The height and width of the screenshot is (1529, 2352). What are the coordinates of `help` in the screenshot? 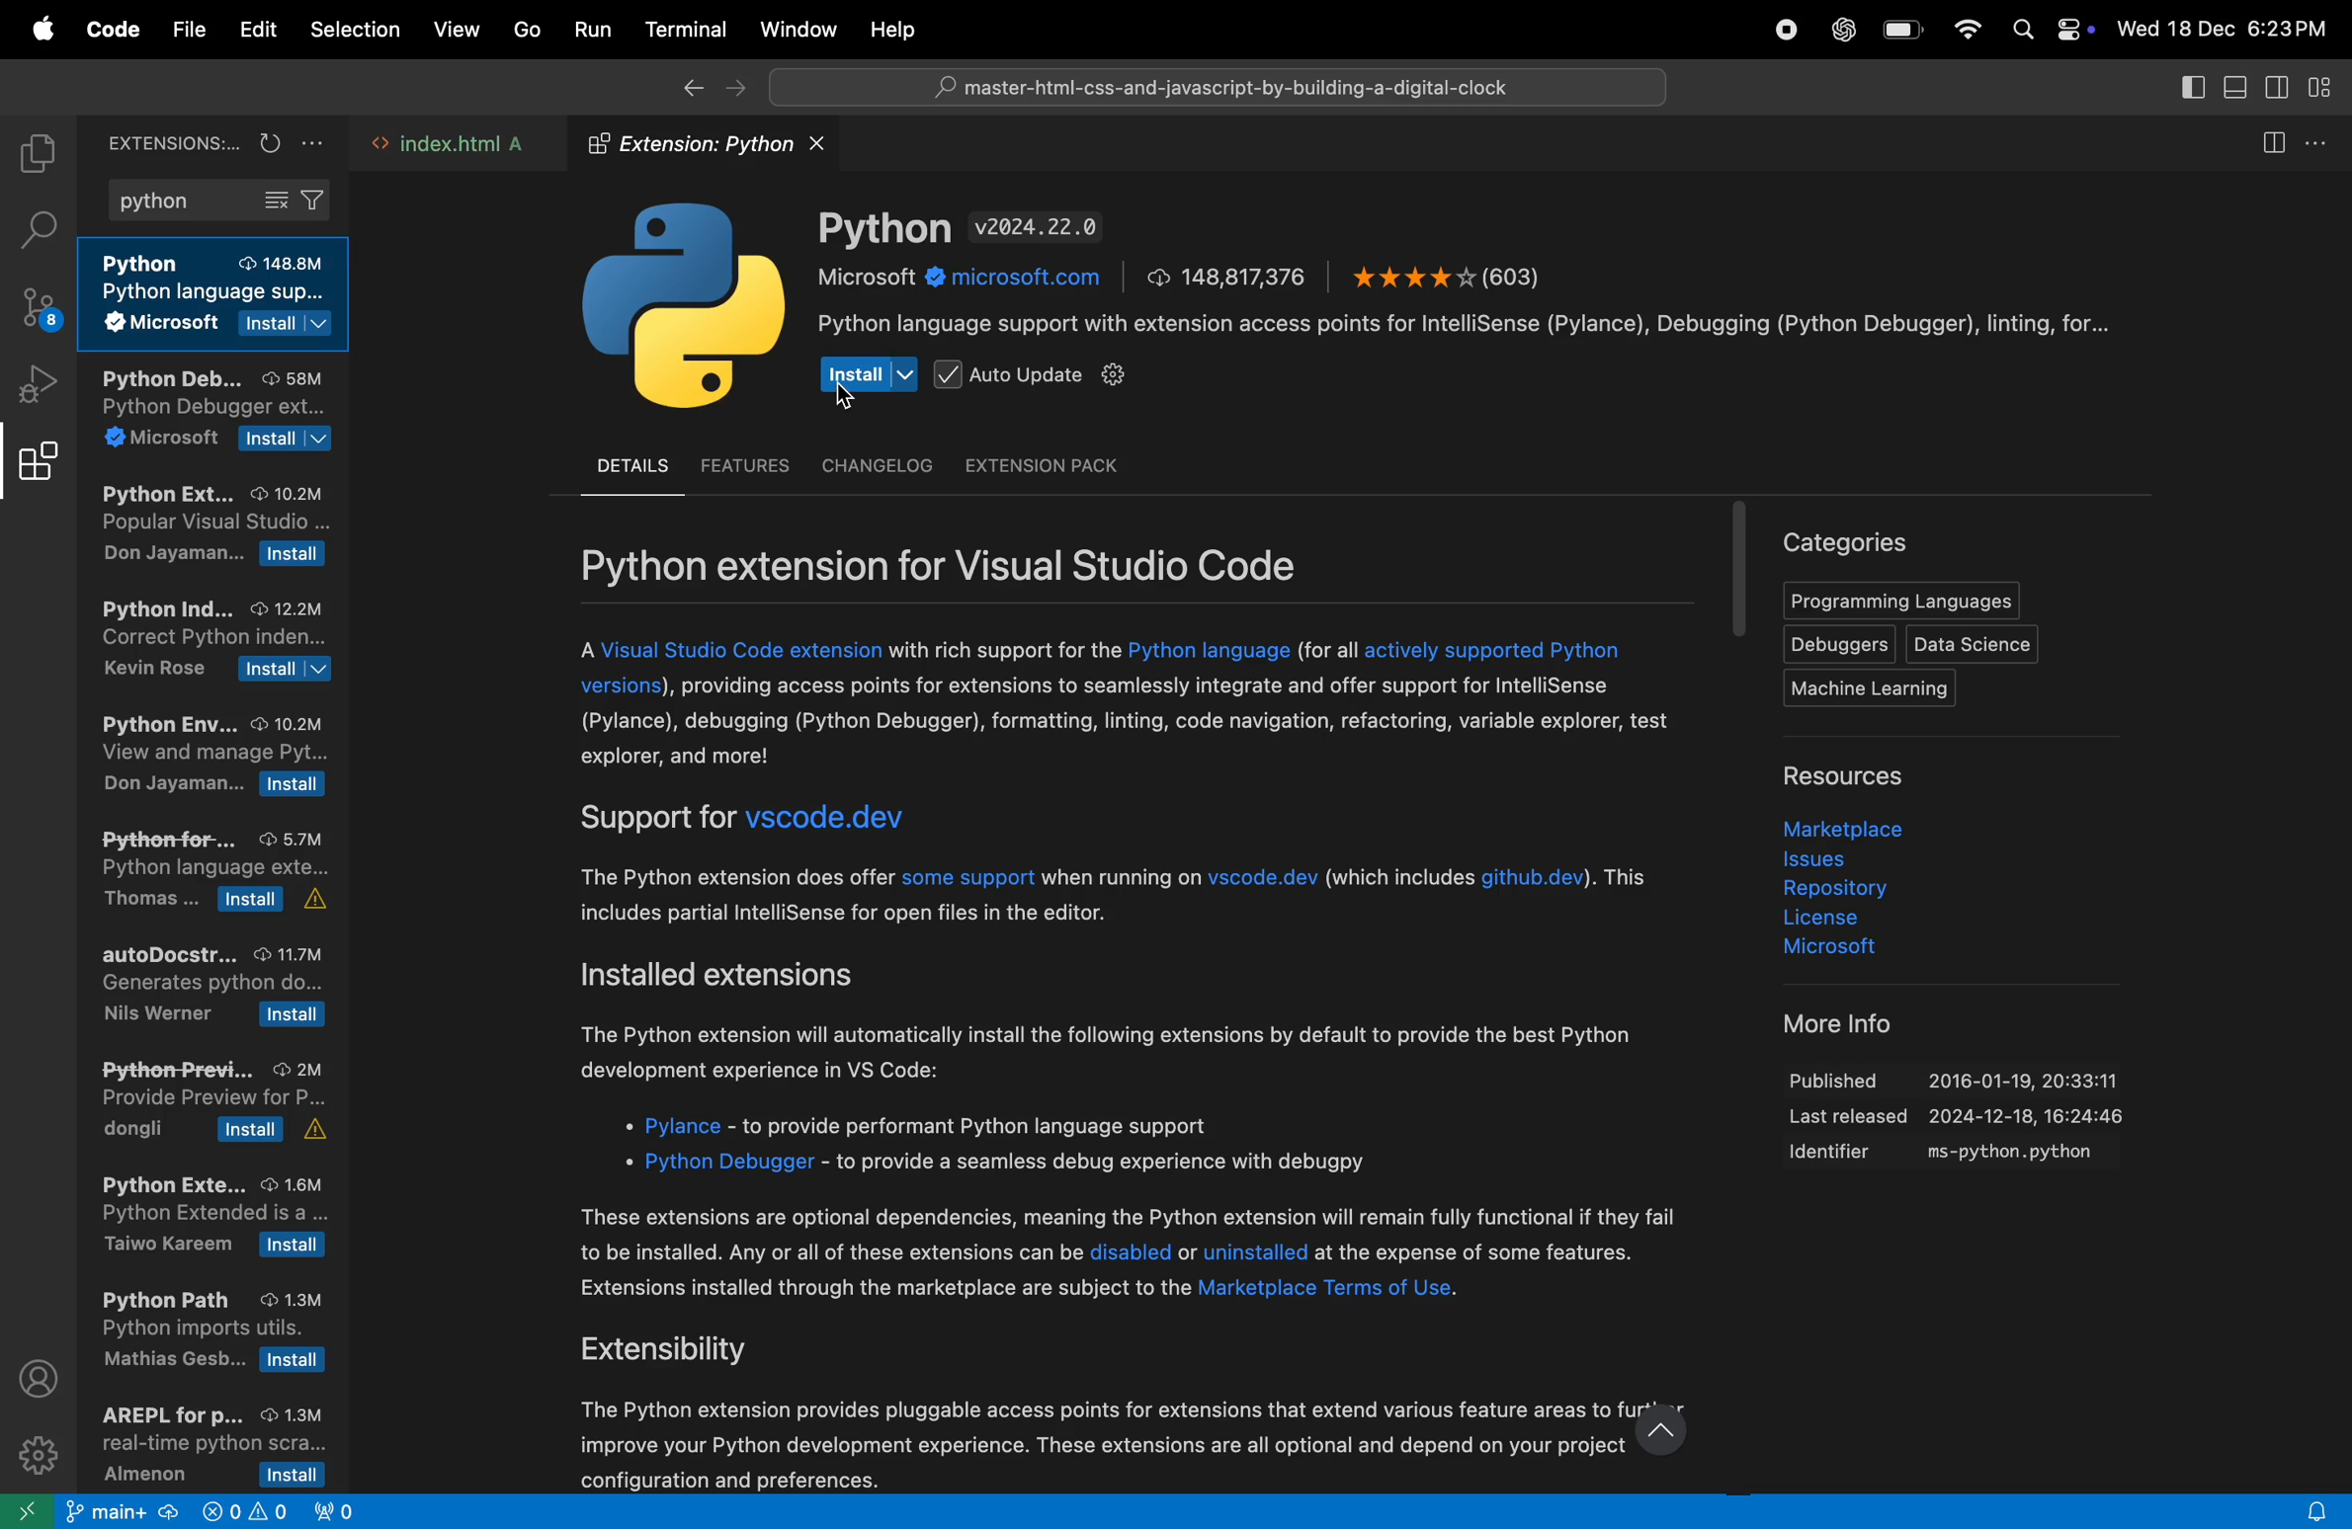 It's located at (900, 29).